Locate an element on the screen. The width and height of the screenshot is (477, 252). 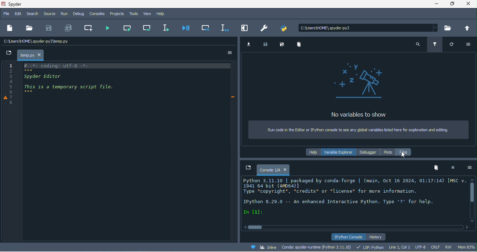
conda spyder runtime is located at coordinates (299, 247).